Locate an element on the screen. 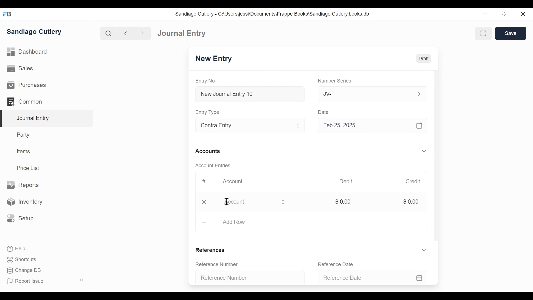 This screenshot has height=300, width=533. JV- is located at coordinates (365, 94).